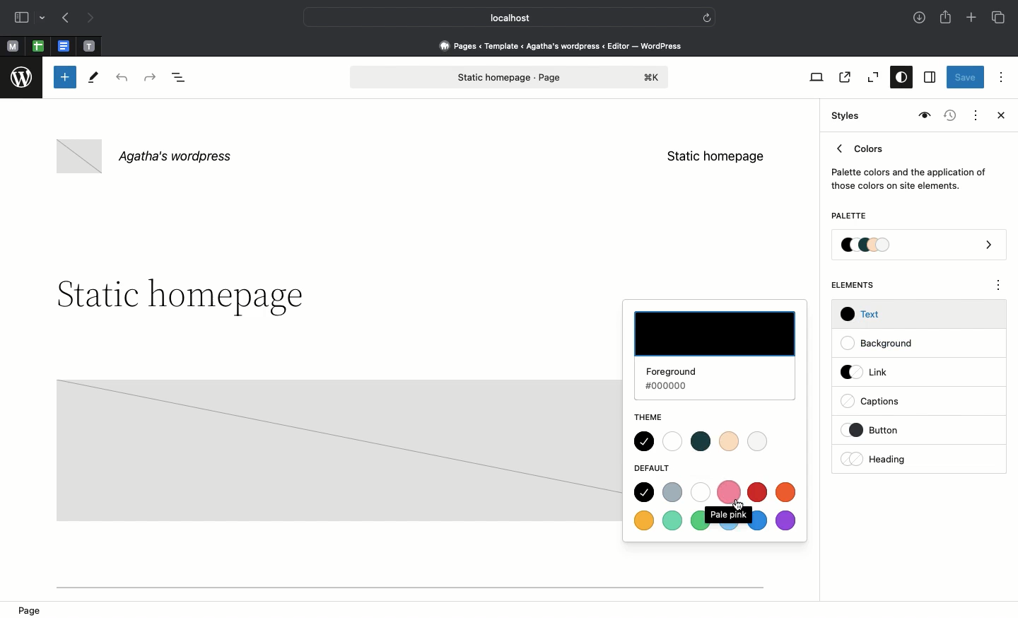 Image resolution: width=1018 pixels, height=618 pixels. I want to click on Background, so click(884, 344).